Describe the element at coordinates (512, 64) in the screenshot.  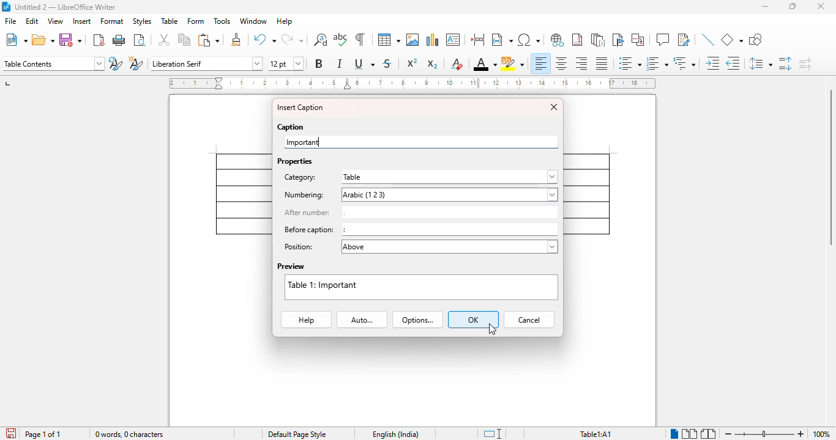
I see `character highlighting color` at that location.